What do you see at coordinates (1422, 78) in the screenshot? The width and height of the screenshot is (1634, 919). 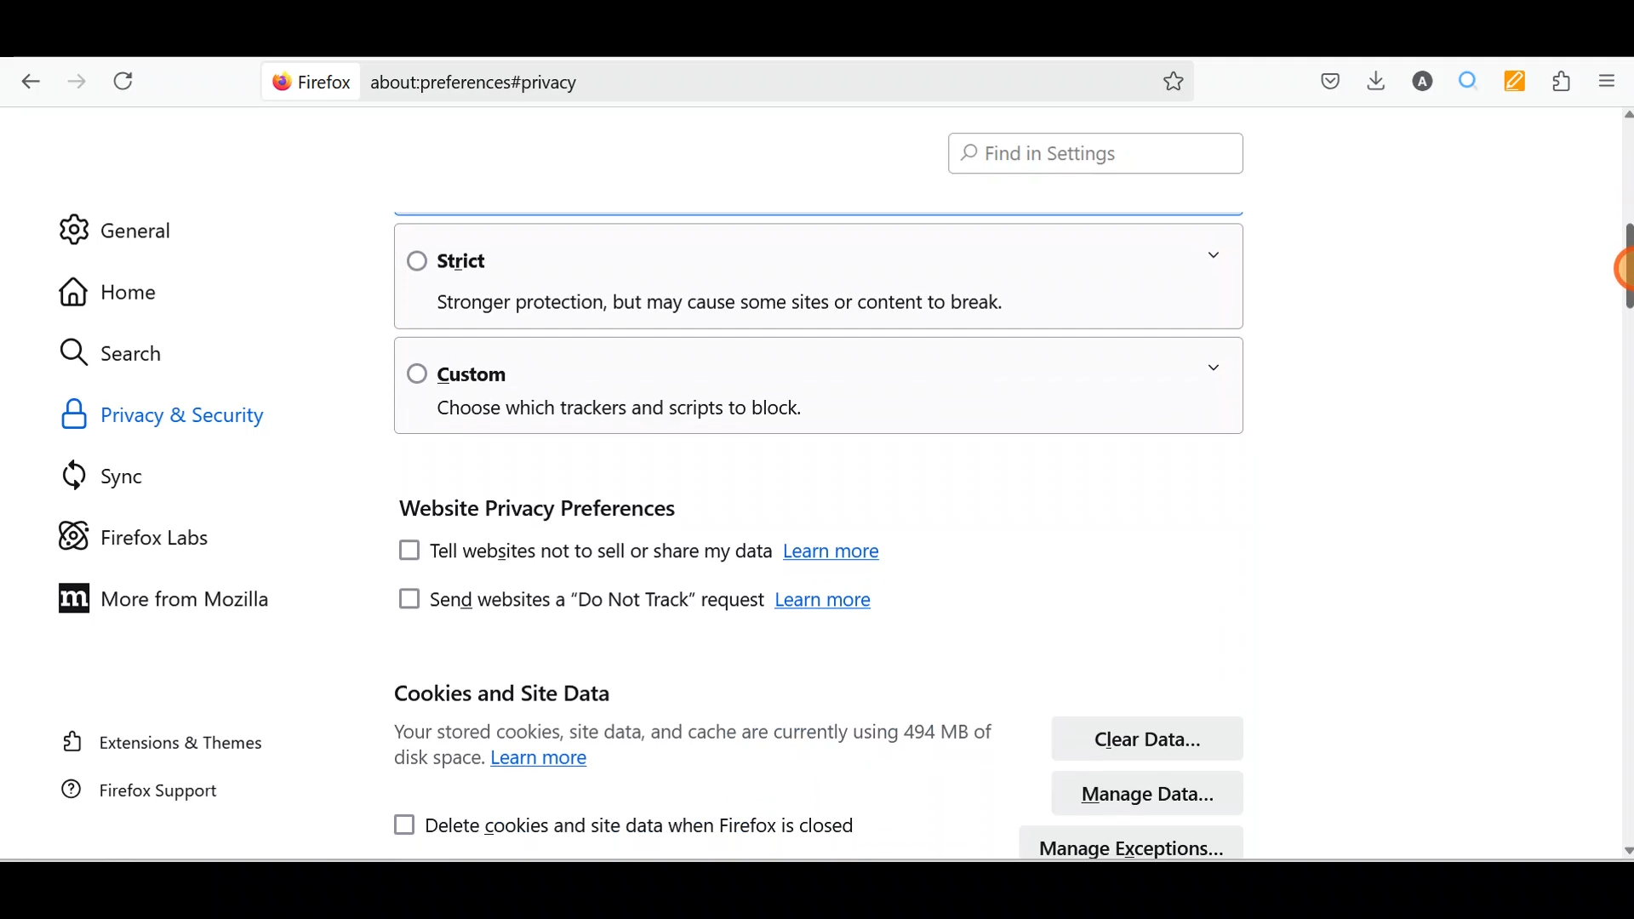 I see `Account` at bounding box center [1422, 78].